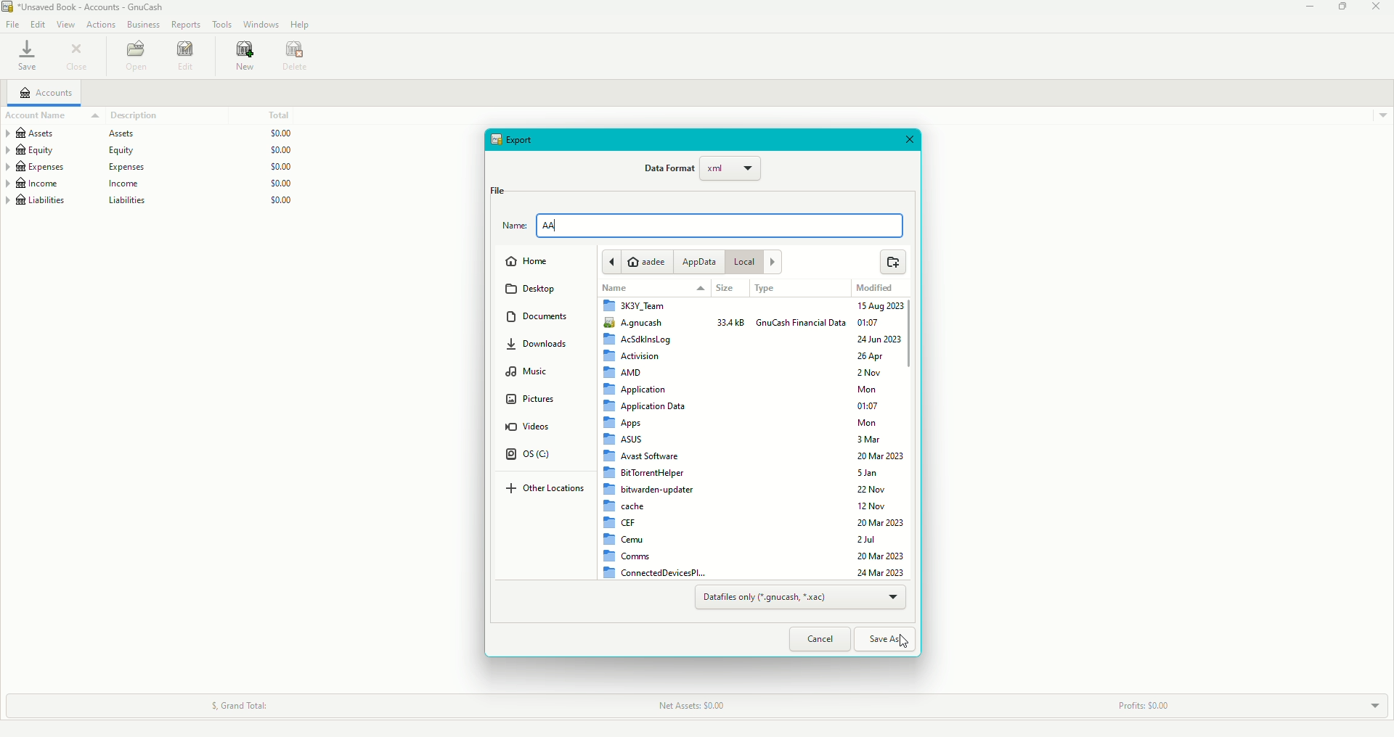 This screenshot has width=1394, height=737. Describe the element at coordinates (892, 263) in the screenshot. I see `Open from file` at that location.